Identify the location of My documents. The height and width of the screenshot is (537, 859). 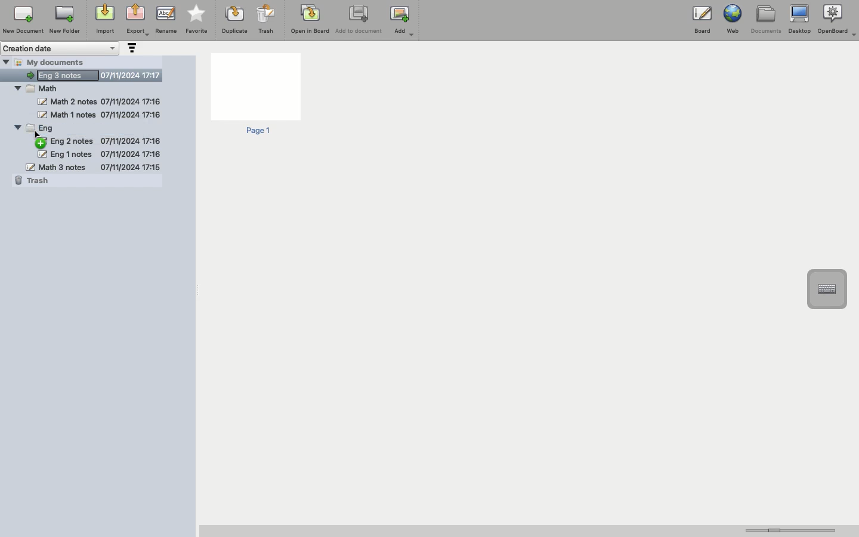
(57, 61).